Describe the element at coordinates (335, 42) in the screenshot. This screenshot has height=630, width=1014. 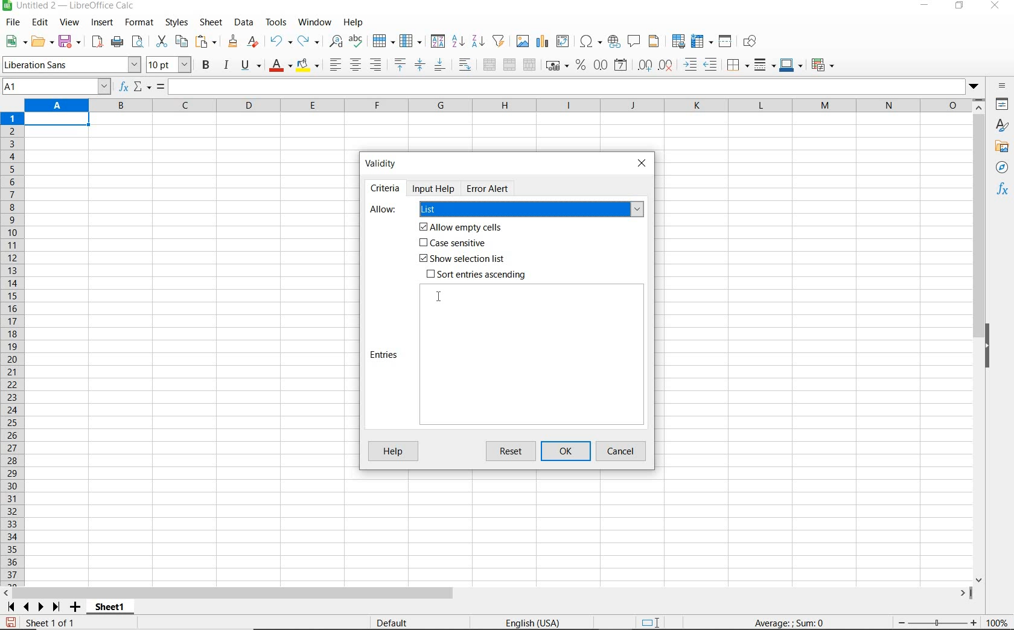
I see `find and replace` at that location.